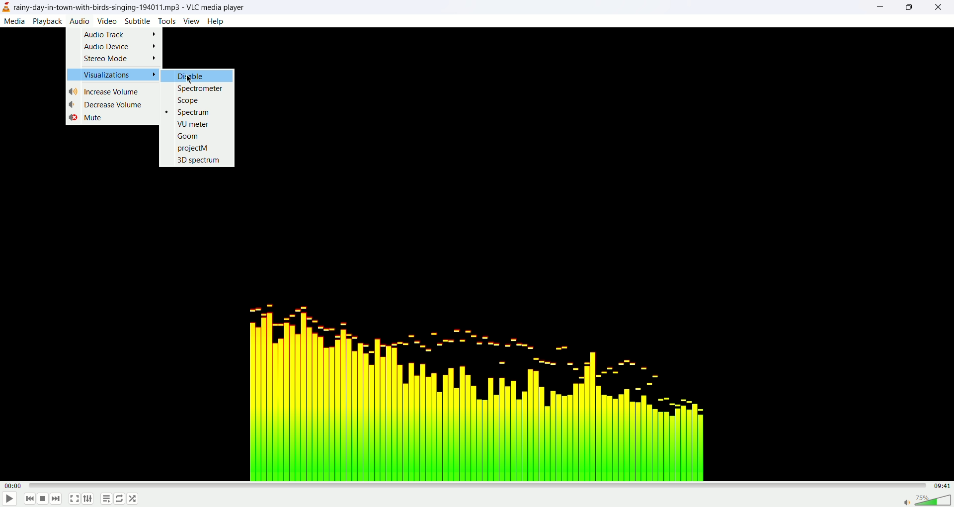  What do you see at coordinates (189, 78) in the screenshot?
I see `cursor` at bounding box center [189, 78].